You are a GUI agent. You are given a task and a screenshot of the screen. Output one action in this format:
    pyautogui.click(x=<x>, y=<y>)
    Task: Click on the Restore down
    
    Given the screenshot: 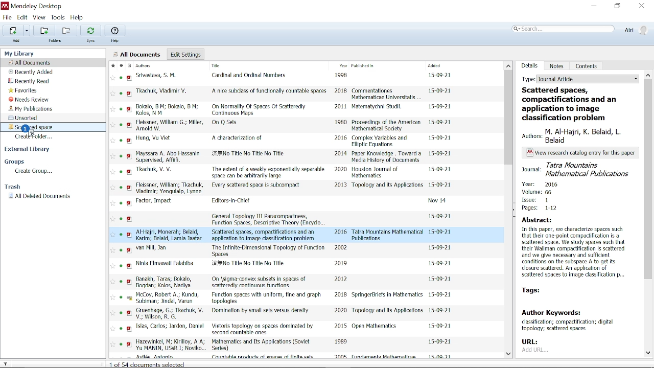 What is the action you would take?
    pyautogui.click(x=617, y=7)
    